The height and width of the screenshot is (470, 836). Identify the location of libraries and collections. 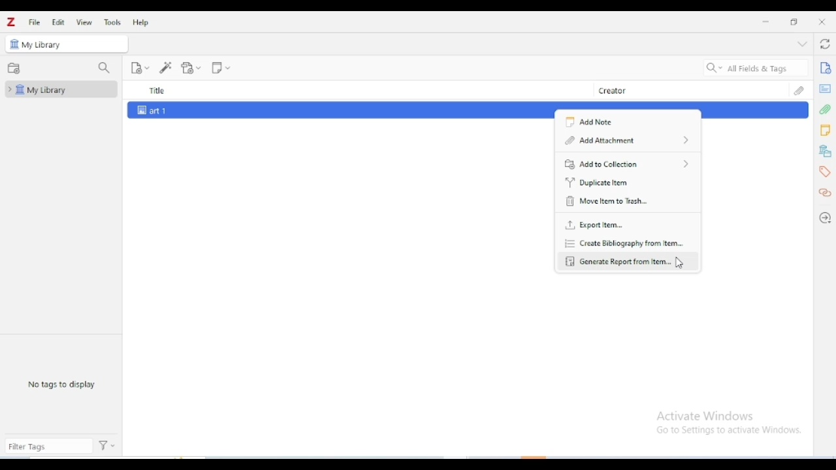
(826, 151).